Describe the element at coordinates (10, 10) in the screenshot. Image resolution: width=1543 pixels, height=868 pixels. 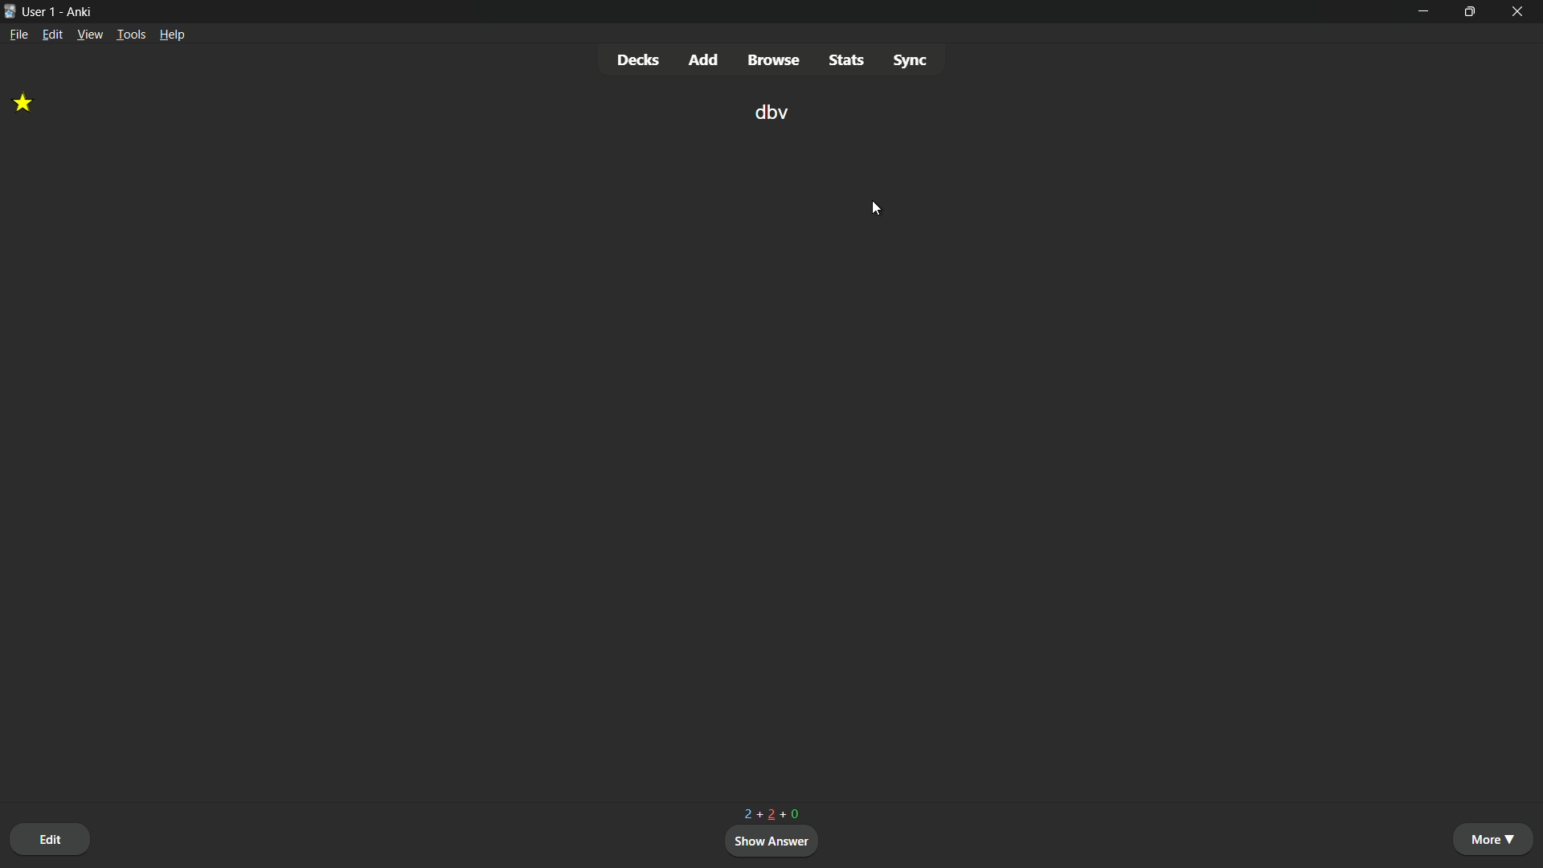
I see `app icon` at that location.